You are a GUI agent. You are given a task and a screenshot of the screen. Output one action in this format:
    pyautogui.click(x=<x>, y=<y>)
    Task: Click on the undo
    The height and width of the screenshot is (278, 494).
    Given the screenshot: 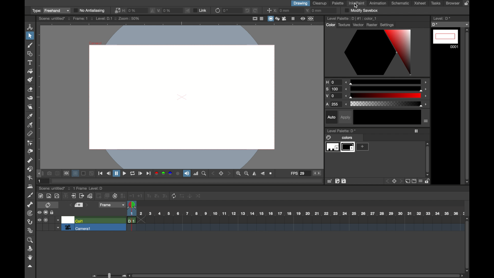 What is the action you would take?
    pyautogui.click(x=247, y=10)
    